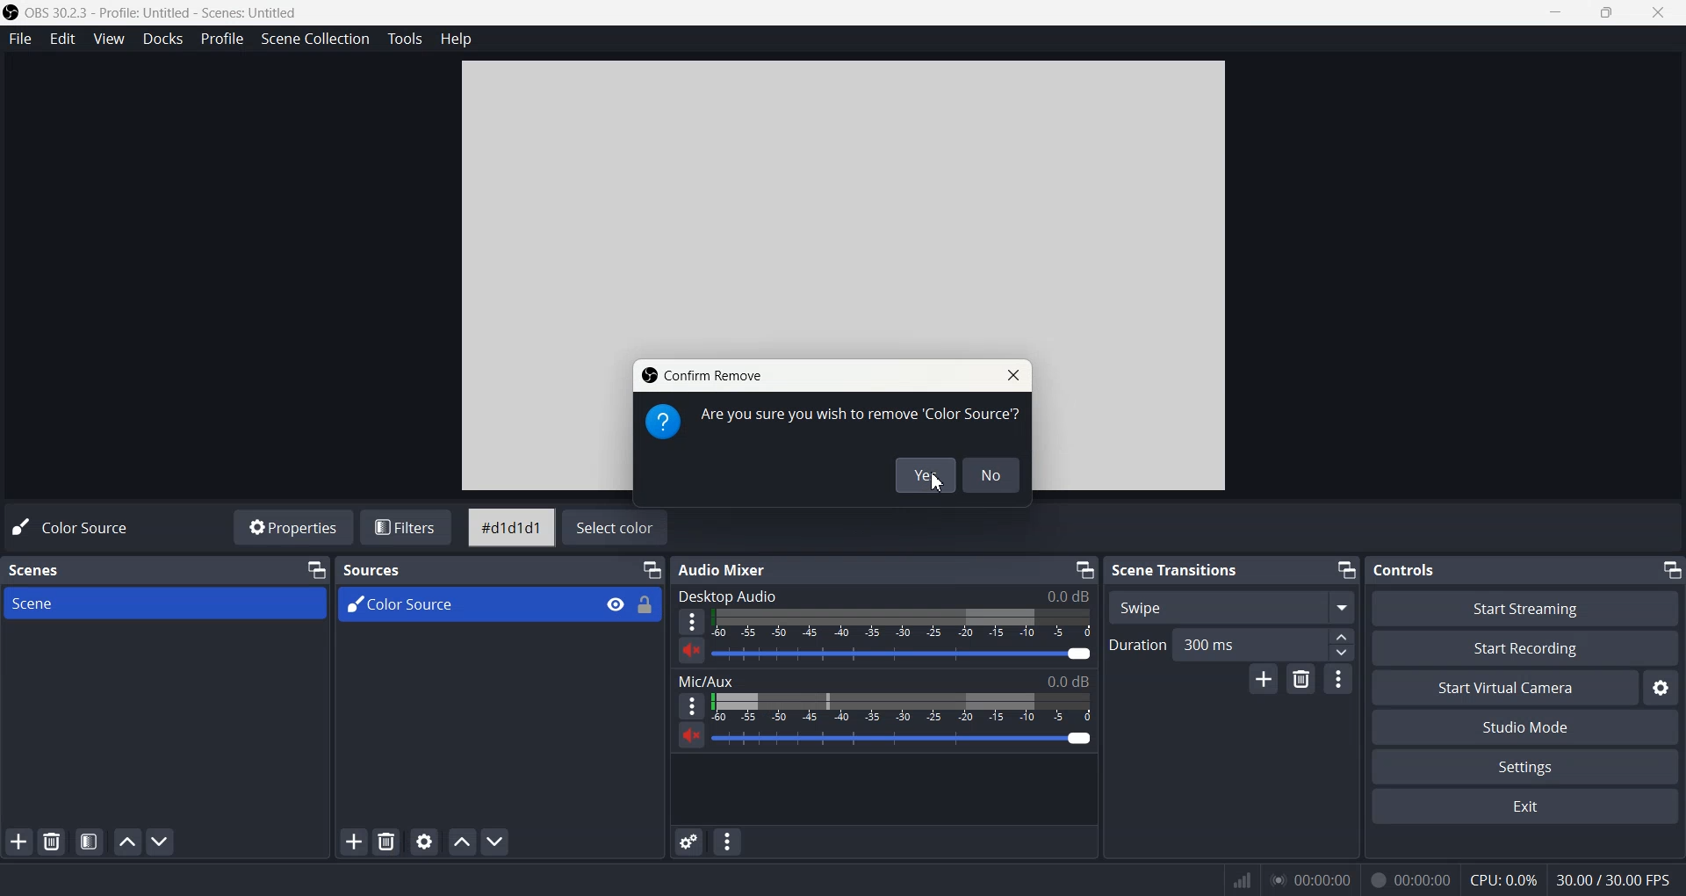  I want to click on Minimize, so click(652, 569).